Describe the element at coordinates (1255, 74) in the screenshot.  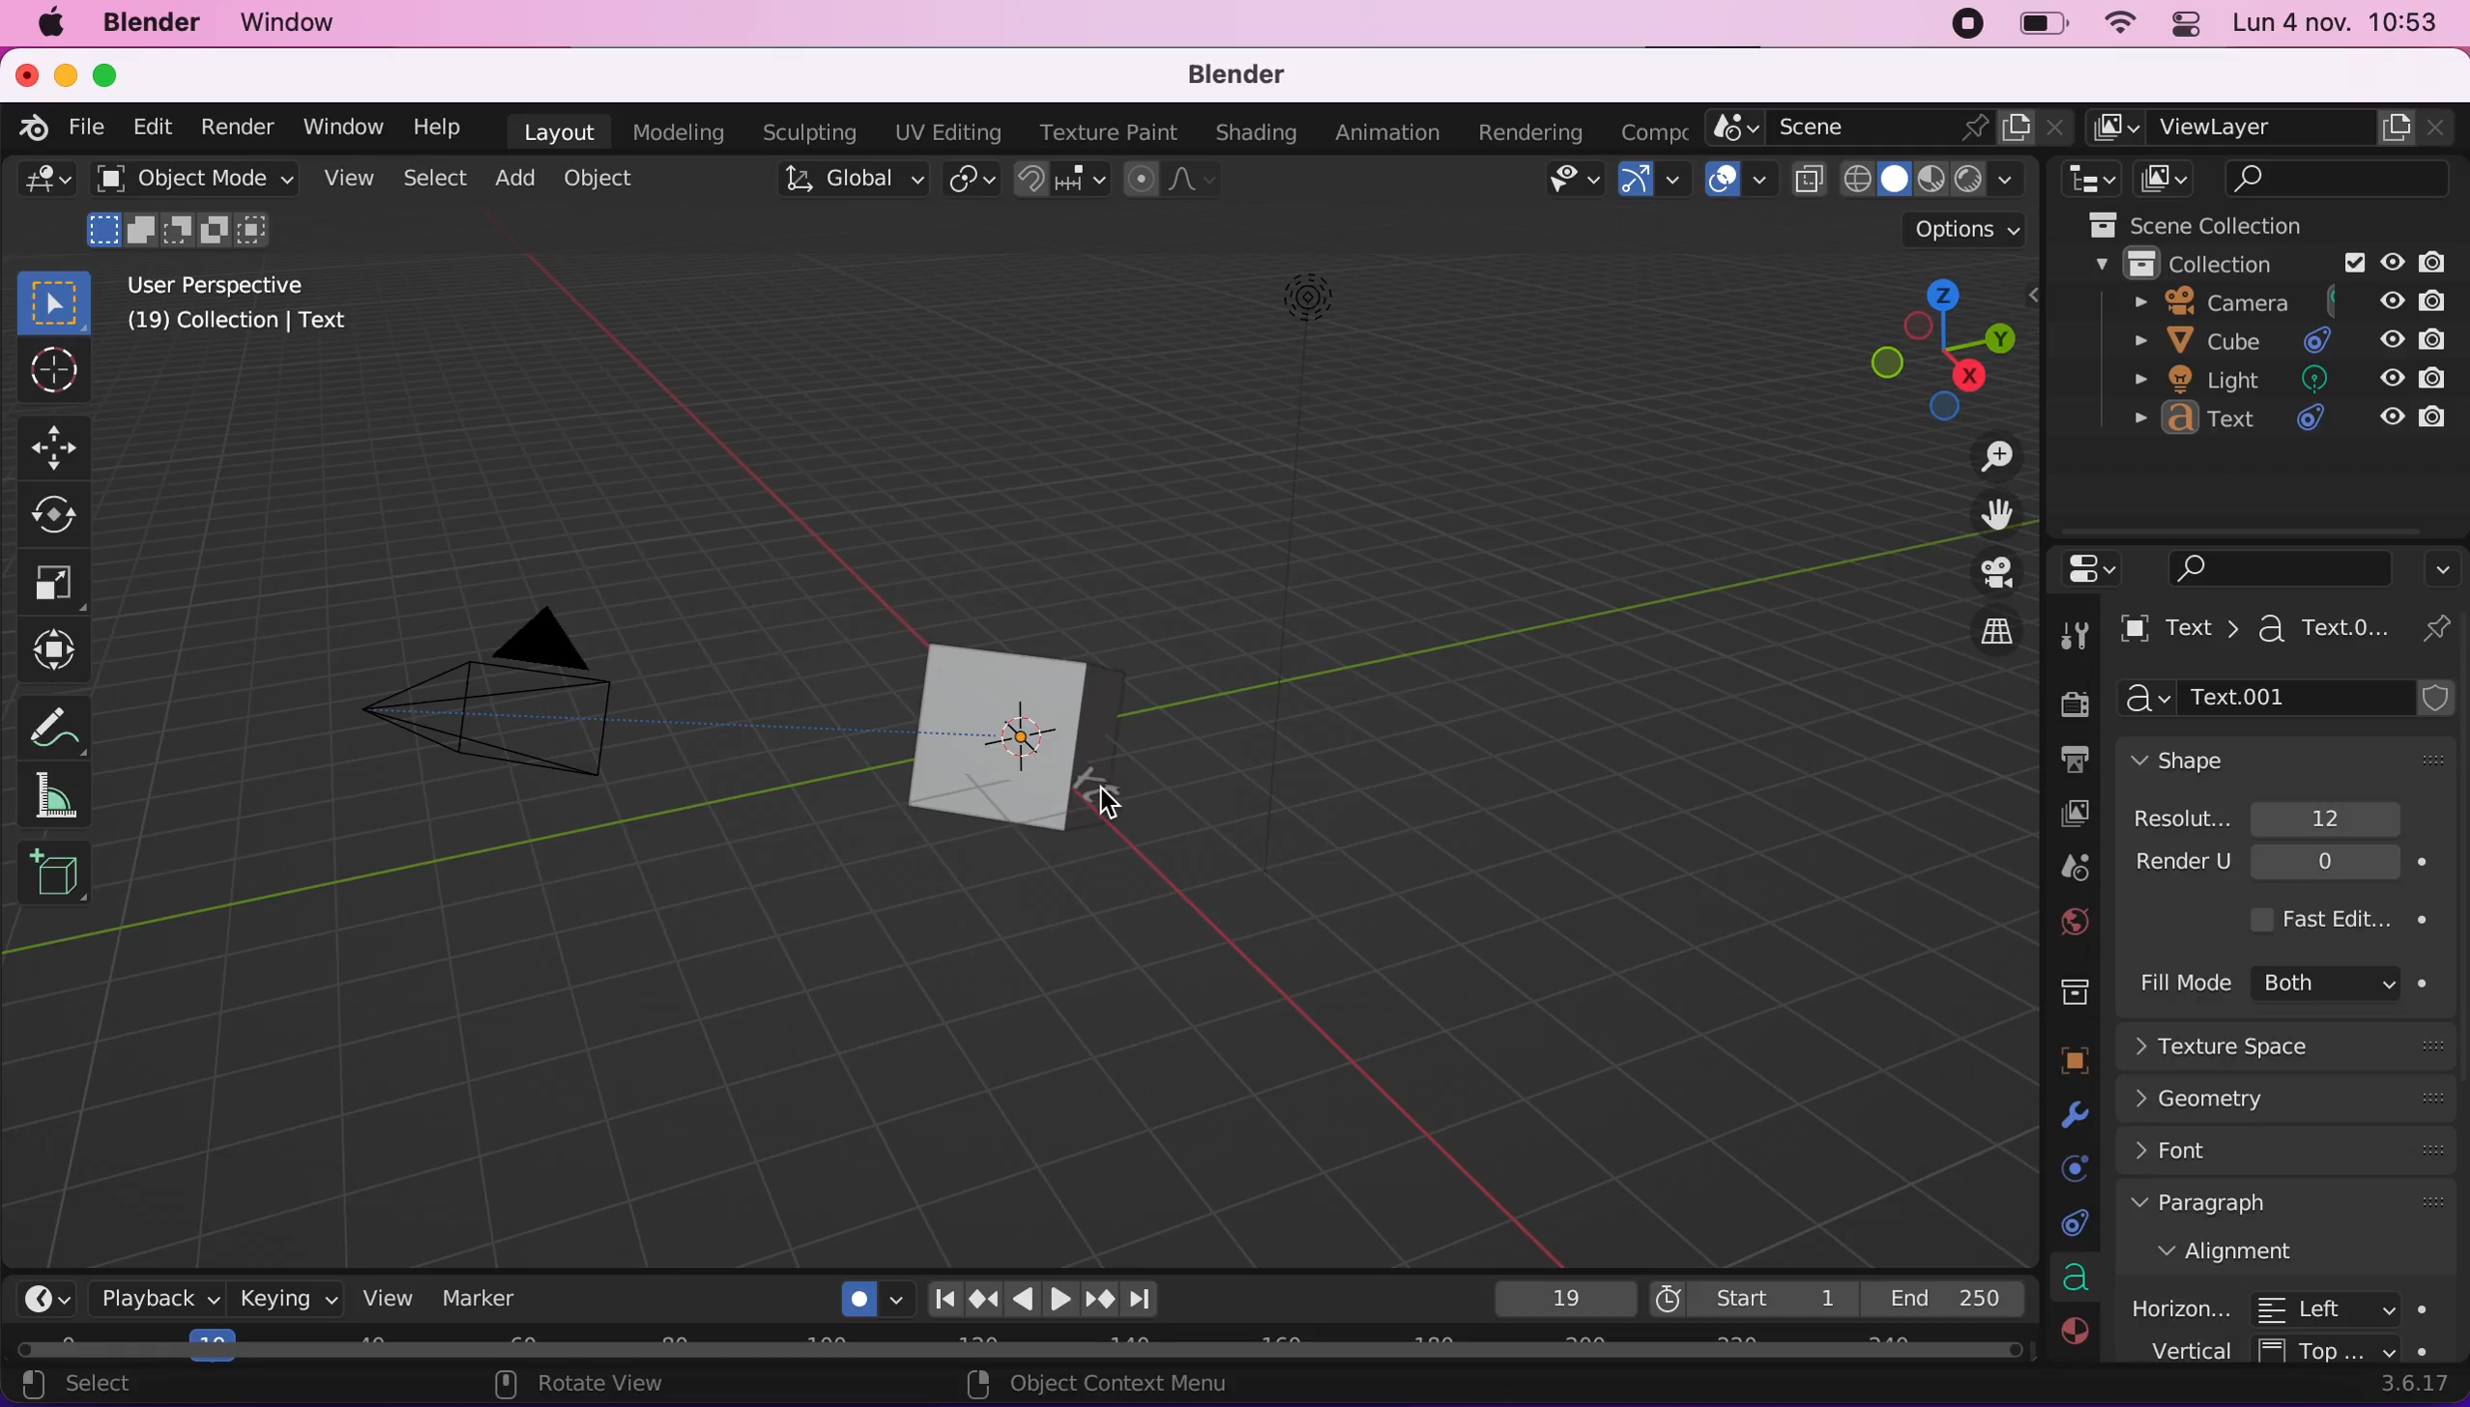
I see `blender` at that location.